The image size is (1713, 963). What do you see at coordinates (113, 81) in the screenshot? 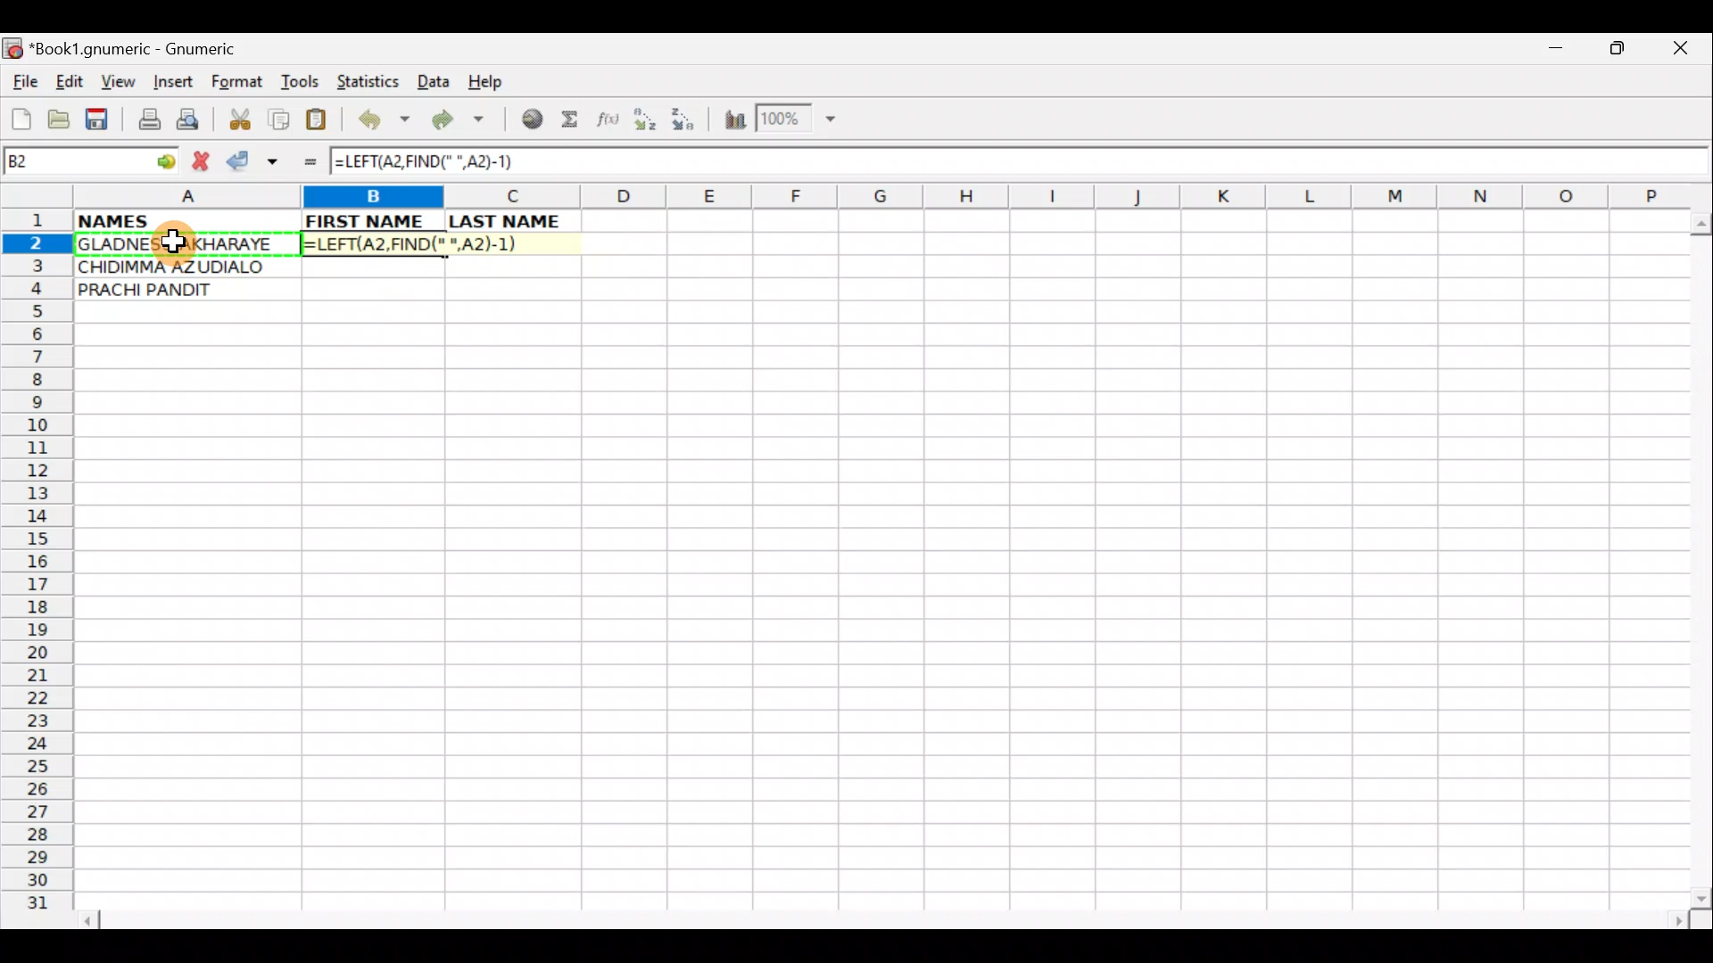
I see `View` at bounding box center [113, 81].